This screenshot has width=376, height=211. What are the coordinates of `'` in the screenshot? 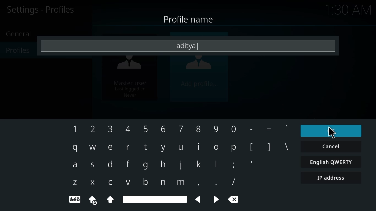 It's located at (284, 128).